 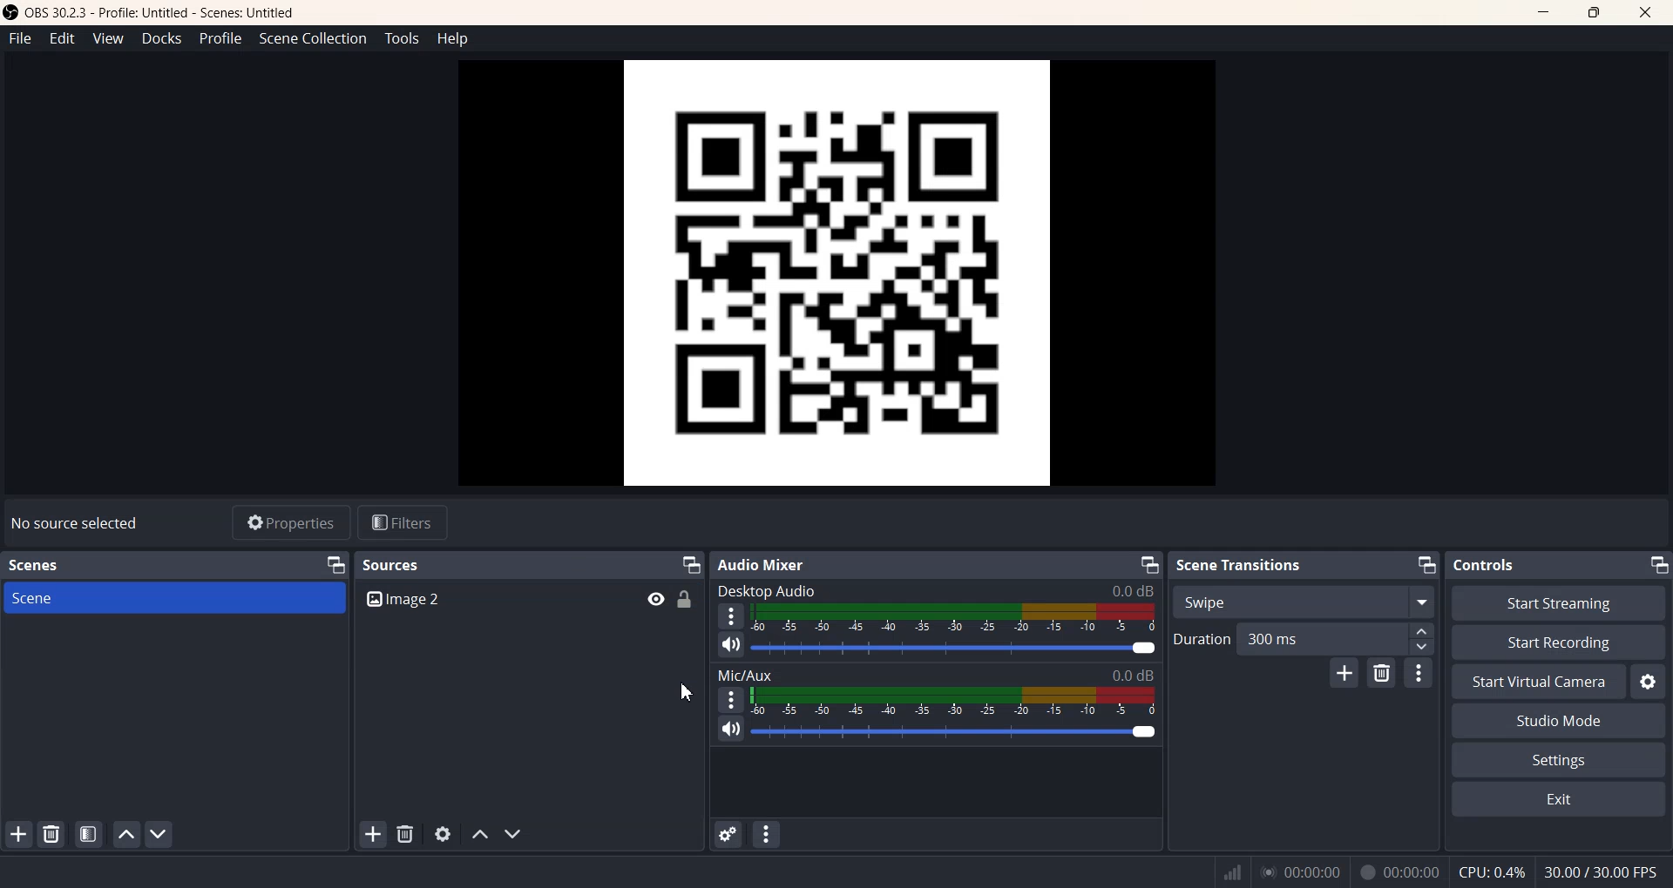 I want to click on Start Virtual Camera, so click(x=1535, y=682).